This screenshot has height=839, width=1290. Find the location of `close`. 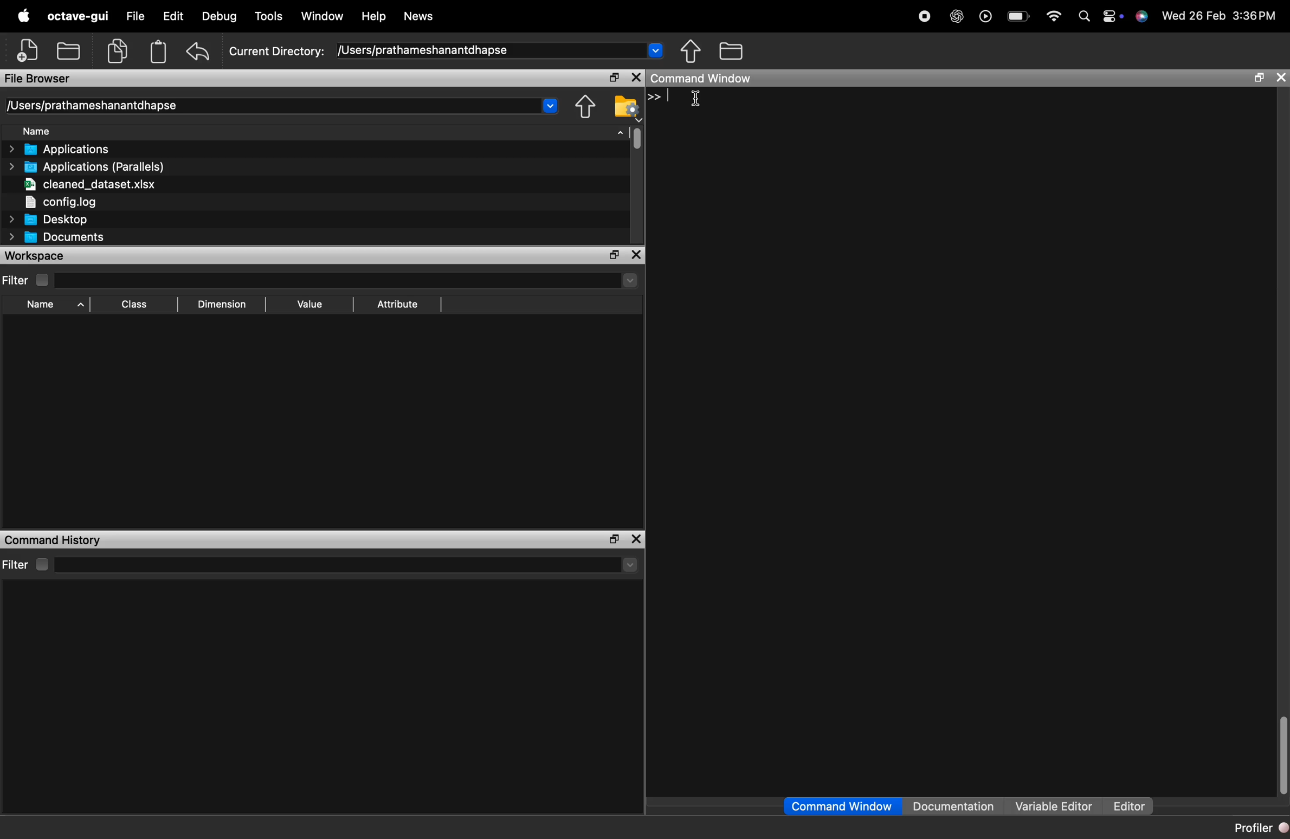

close is located at coordinates (635, 78).